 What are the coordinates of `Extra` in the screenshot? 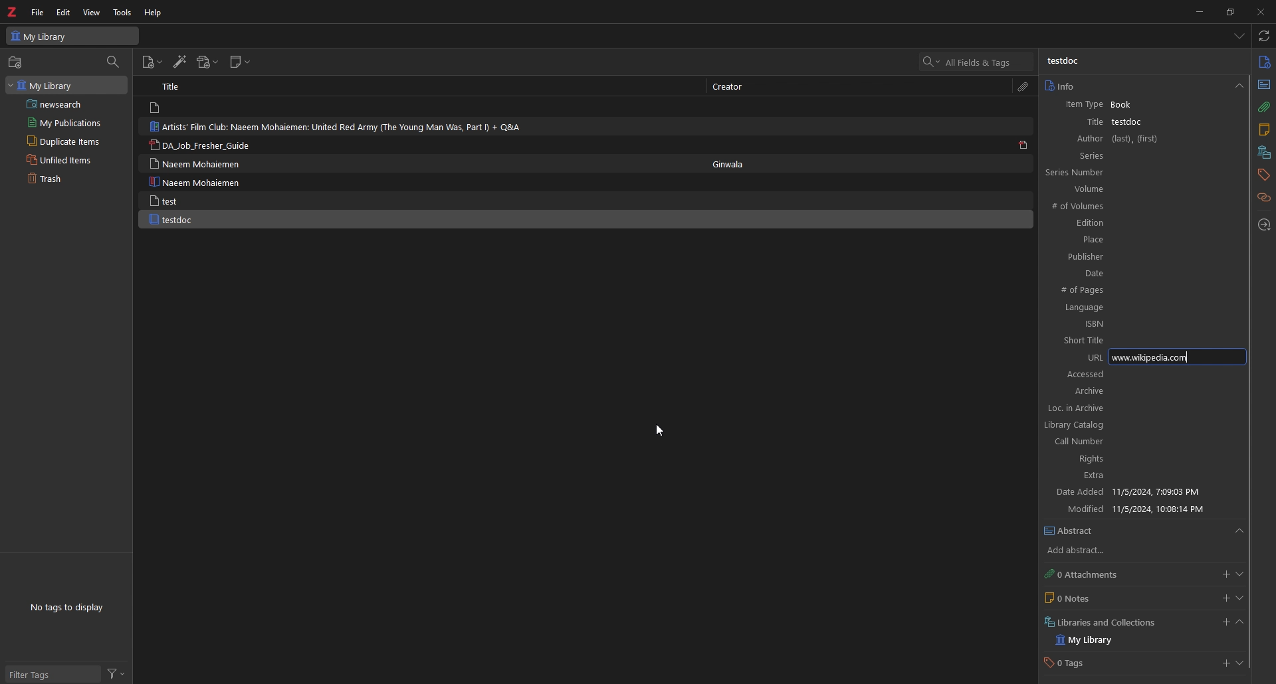 It's located at (1136, 477).